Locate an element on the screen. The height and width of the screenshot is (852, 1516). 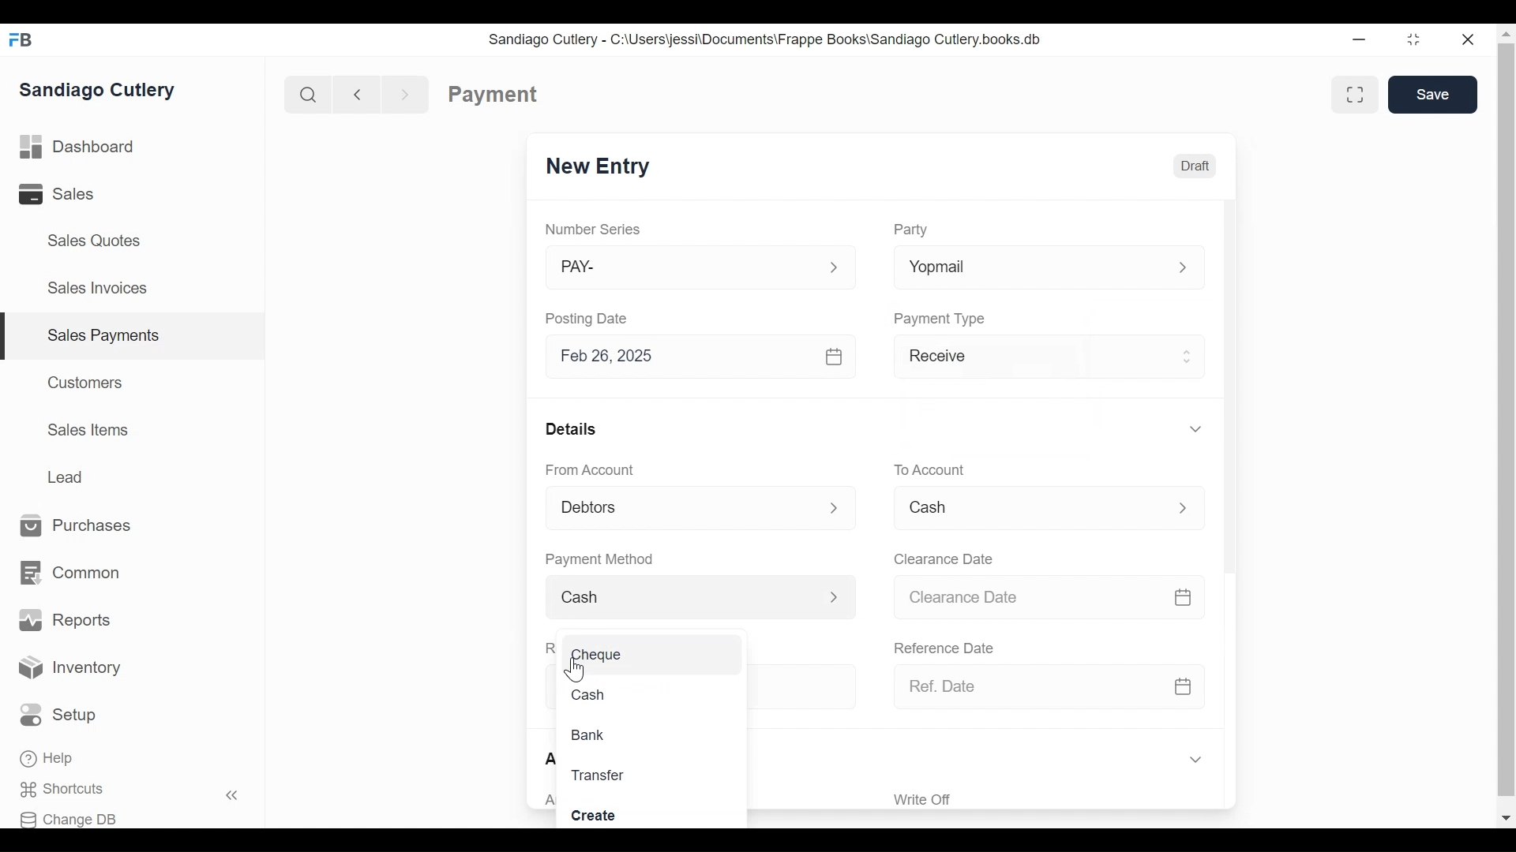
Cheque is located at coordinates (604, 656).